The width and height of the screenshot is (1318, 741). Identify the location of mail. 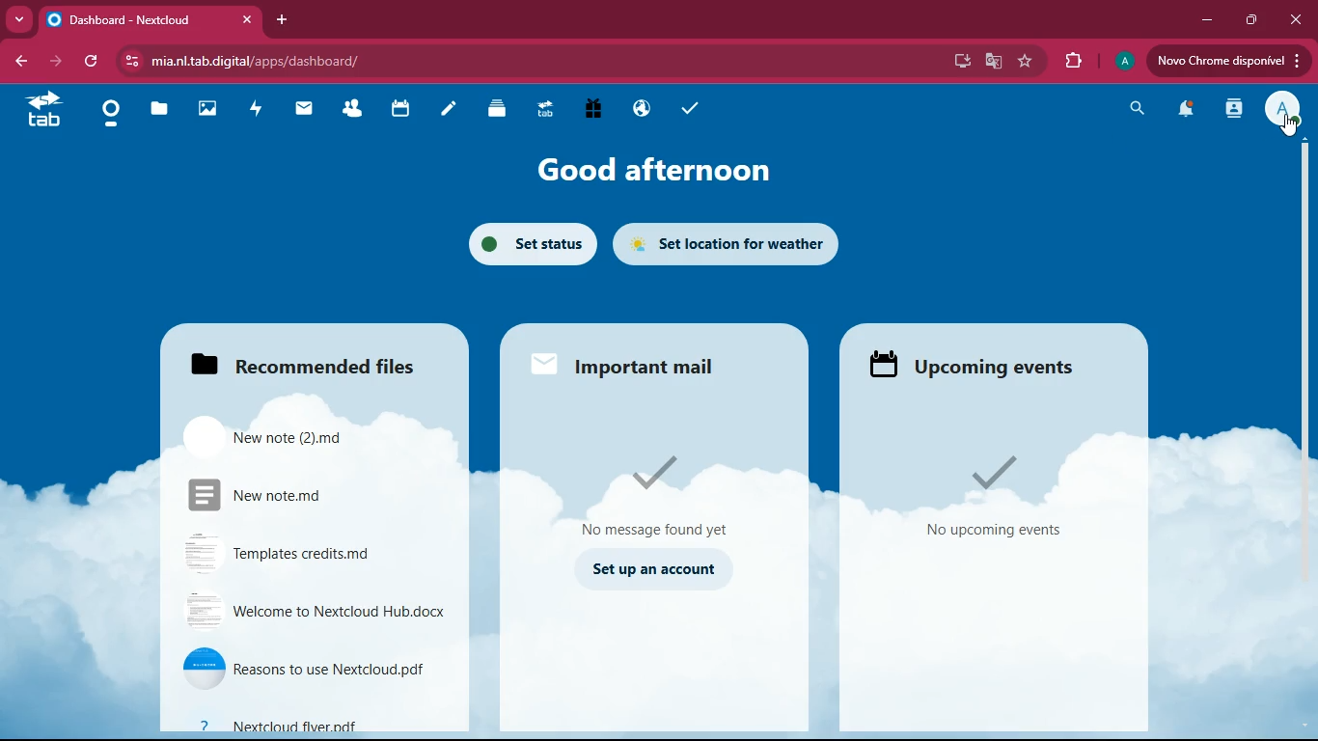
(304, 108).